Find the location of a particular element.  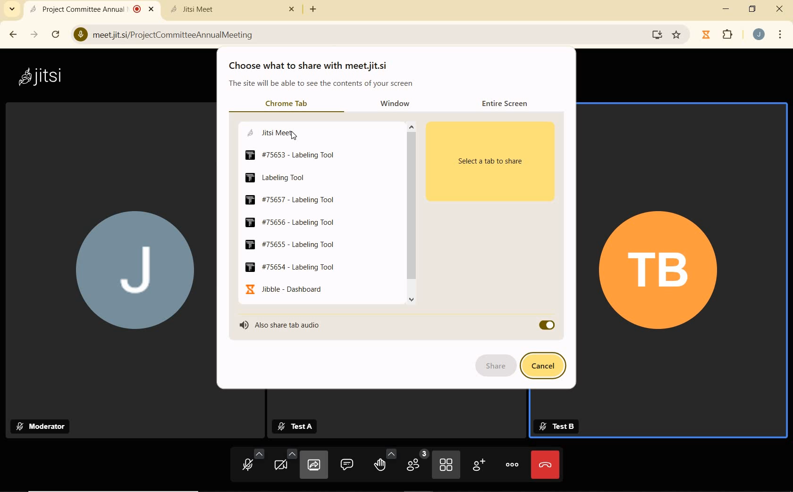

TOGGLE TIE VIEW is located at coordinates (447, 466).